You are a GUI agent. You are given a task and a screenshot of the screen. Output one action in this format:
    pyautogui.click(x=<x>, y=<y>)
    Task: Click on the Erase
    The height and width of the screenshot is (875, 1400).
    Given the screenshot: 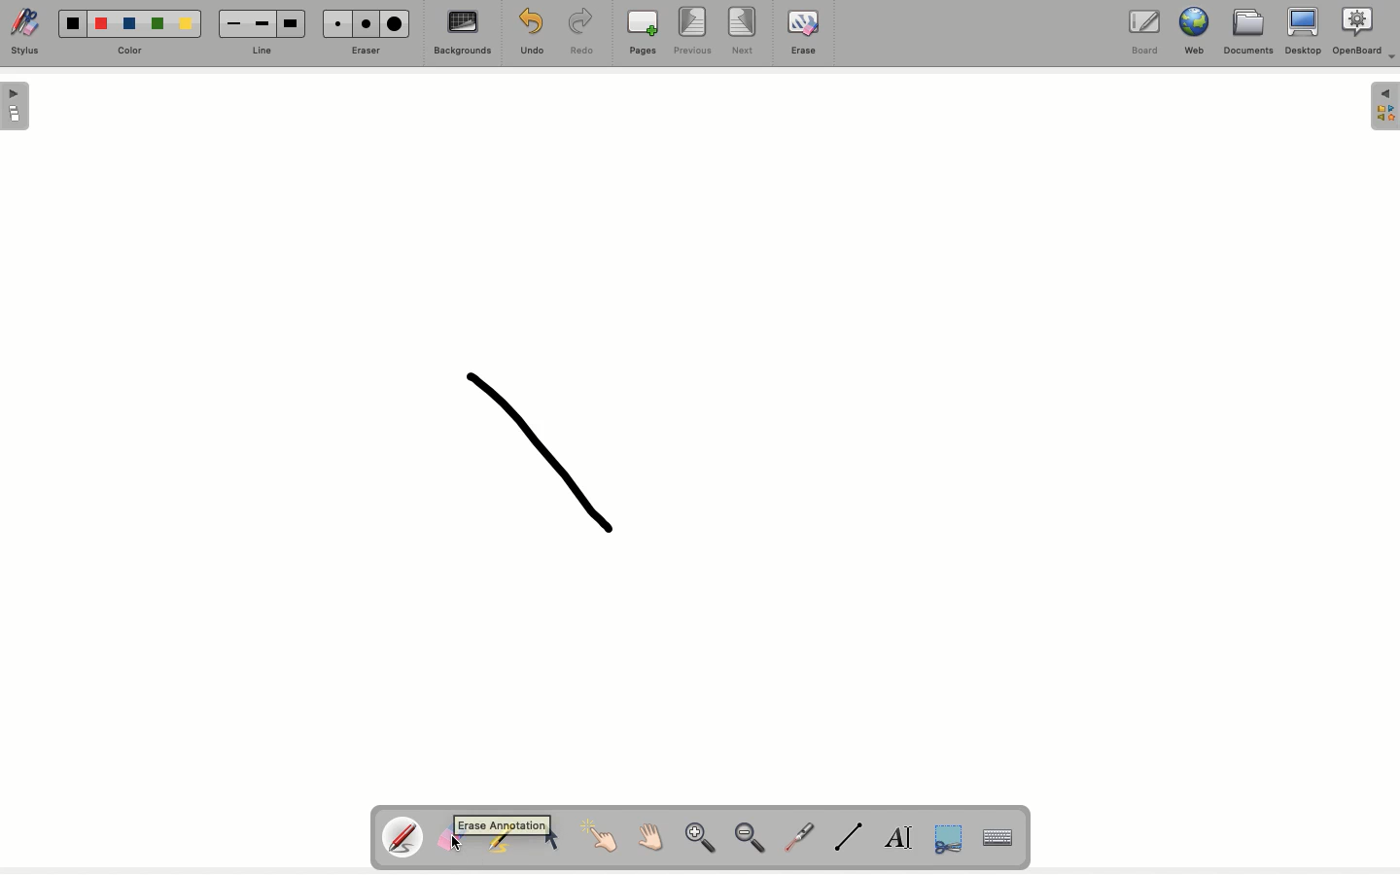 What is the action you would take?
    pyautogui.click(x=803, y=35)
    